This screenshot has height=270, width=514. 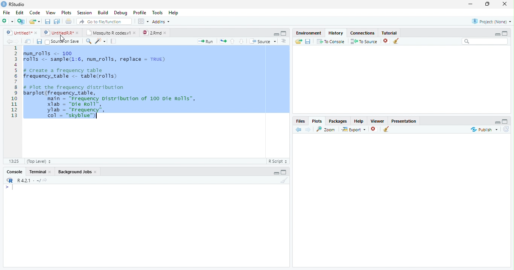 I want to click on Files, so click(x=300, y=120).